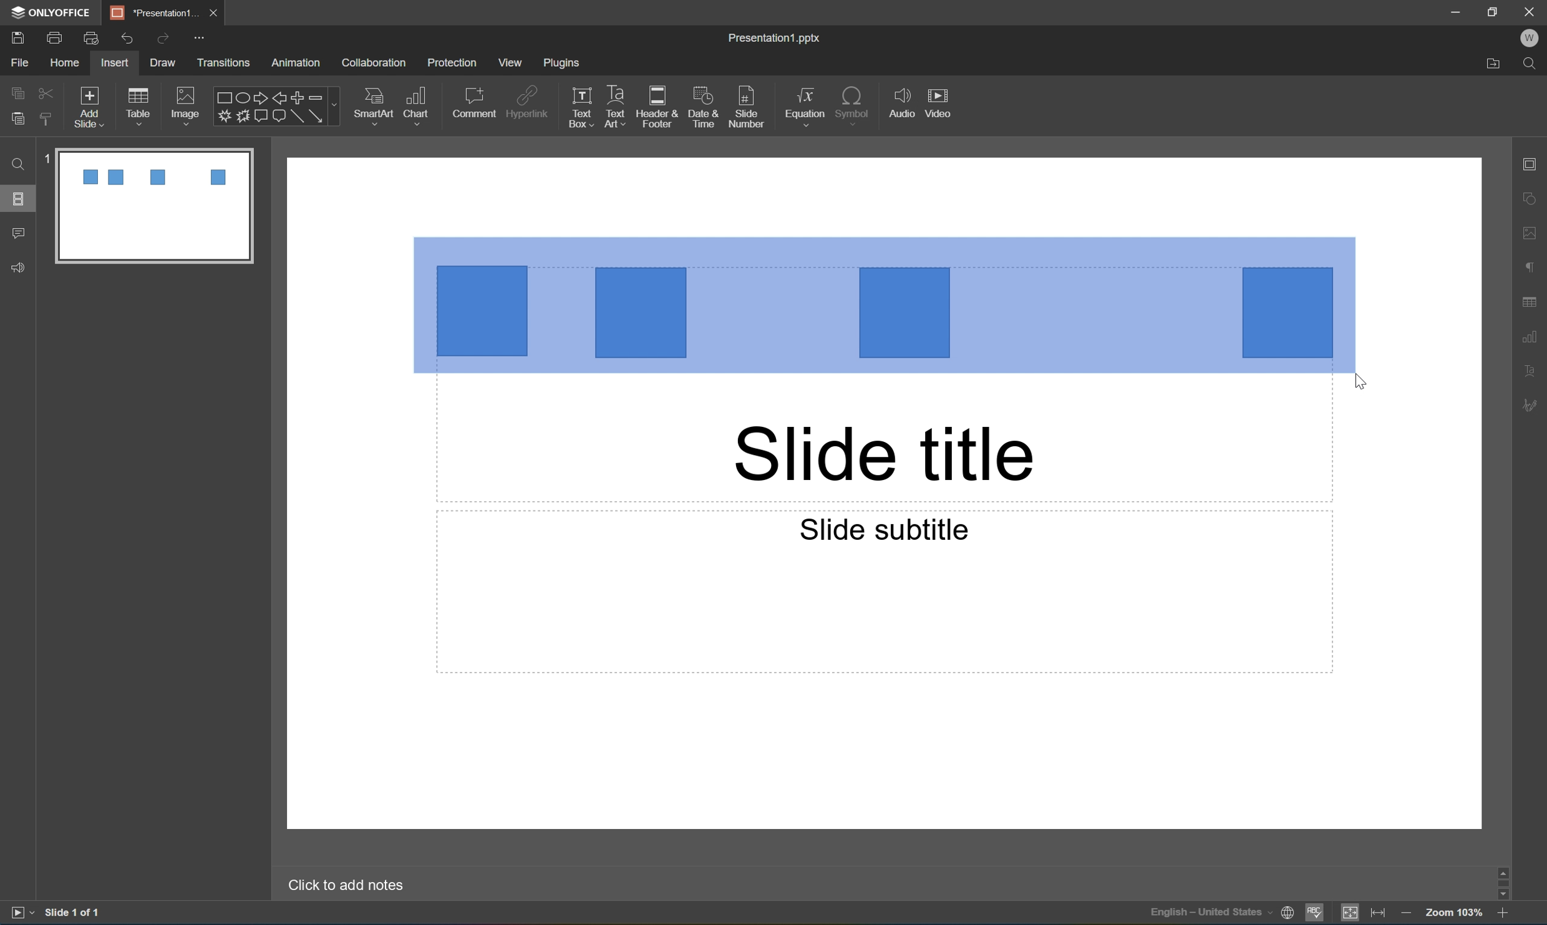  What do you see at coordinates (1220, 915) in the screenshot?
I see `set document language` at bounding box center [1220, 915].